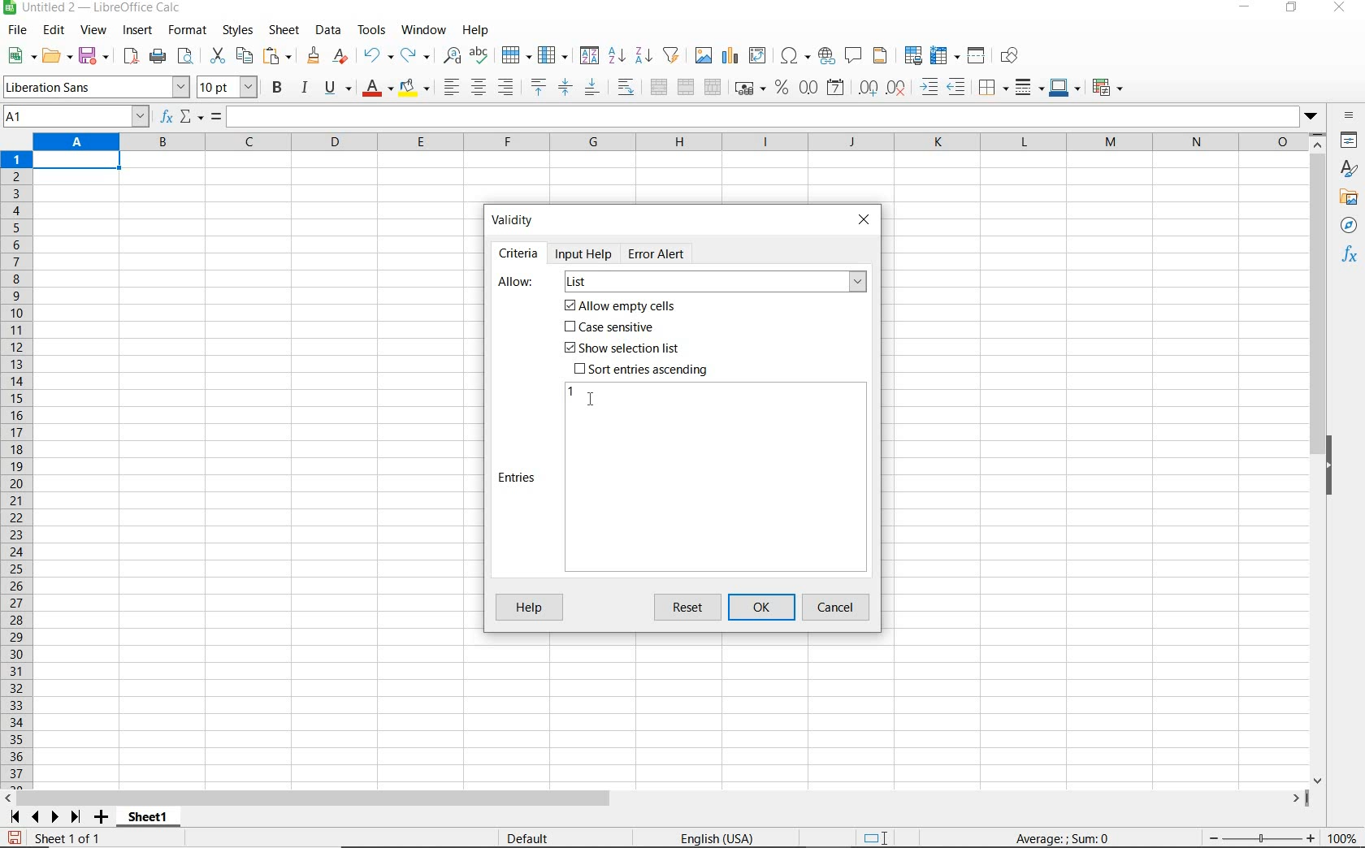 The height and width of the screenshot is (848, 1365). I want to click on border style, so click(1030, 87).